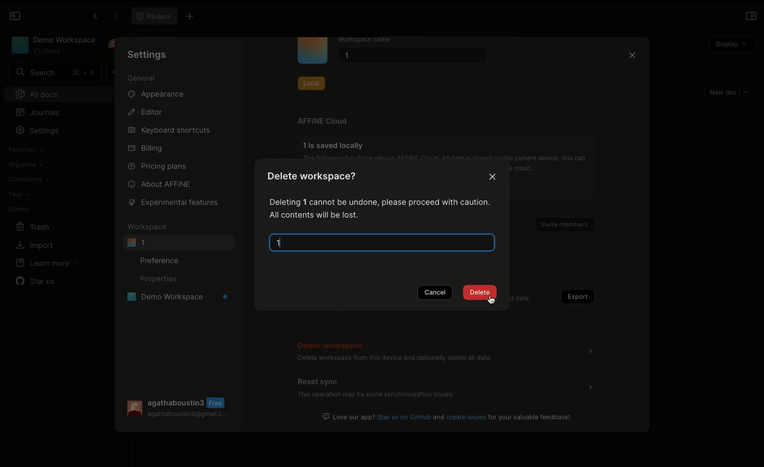 The height and width of the screenshot is (467, 764). I want to click on About AFFINE, so click(160, 184).